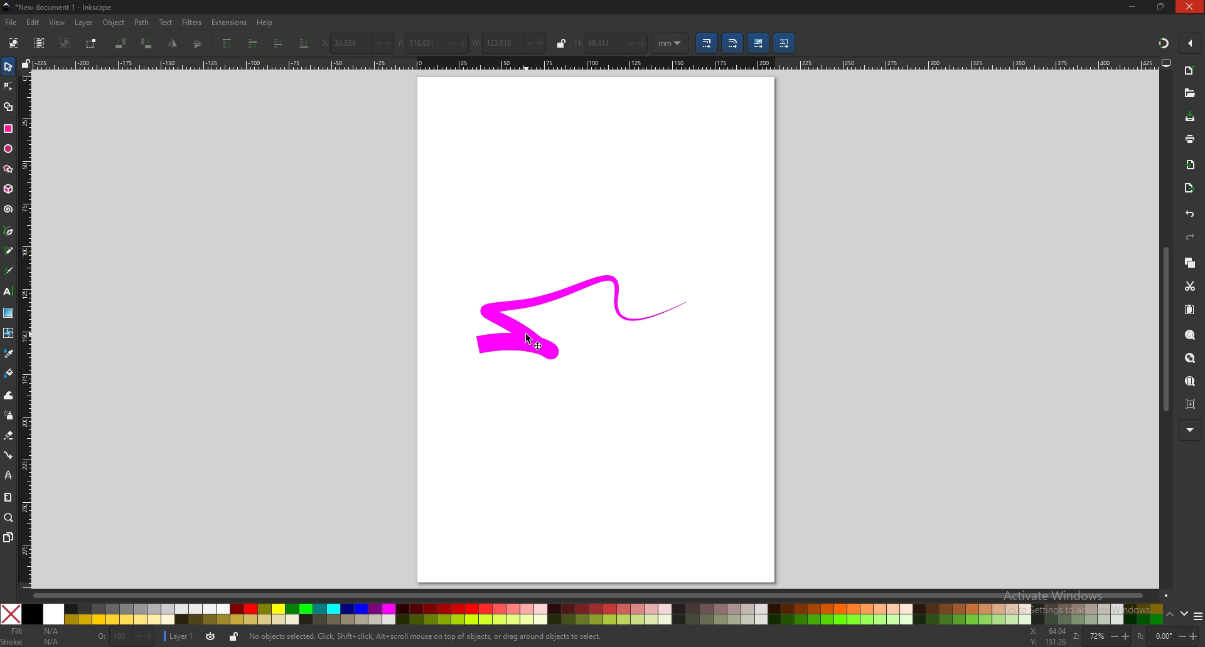 This screenshot has width=1205, height=647. What do you see at coordinates (32, 631) in the screenshot?
I see `fill` at bounding box center [32, 631].